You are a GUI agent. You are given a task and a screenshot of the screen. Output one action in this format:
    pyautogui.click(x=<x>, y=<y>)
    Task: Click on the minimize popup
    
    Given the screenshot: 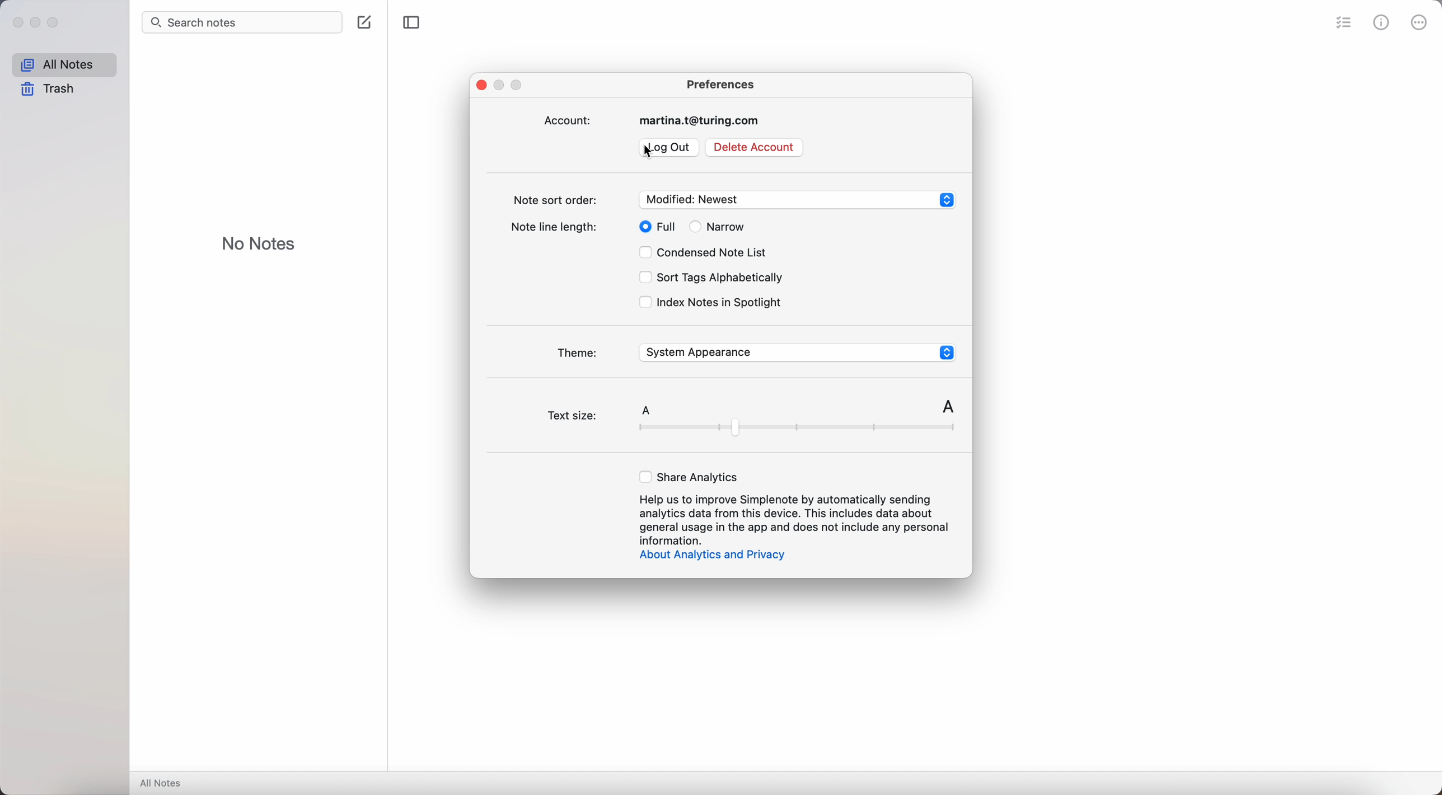 What is the action you would take?
    pyautogui.click(x=500, y=84)
    